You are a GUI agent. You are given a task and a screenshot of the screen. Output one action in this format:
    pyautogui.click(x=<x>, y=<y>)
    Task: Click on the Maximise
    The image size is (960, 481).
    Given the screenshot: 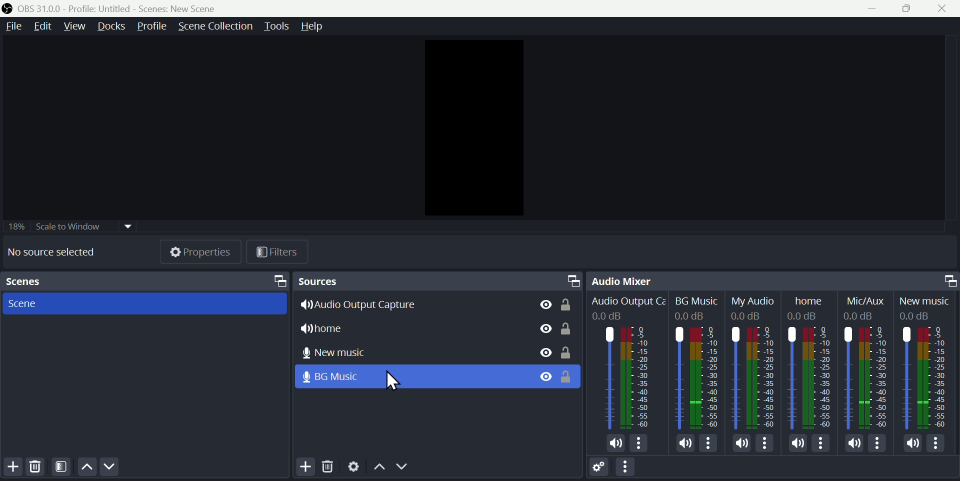 What is the action you would take?
    pyautogui.click(x=908, y=8)
    